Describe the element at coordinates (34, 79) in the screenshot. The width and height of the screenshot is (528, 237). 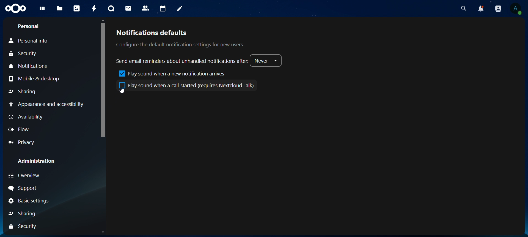
I see `Mobile & desktop` at that location.